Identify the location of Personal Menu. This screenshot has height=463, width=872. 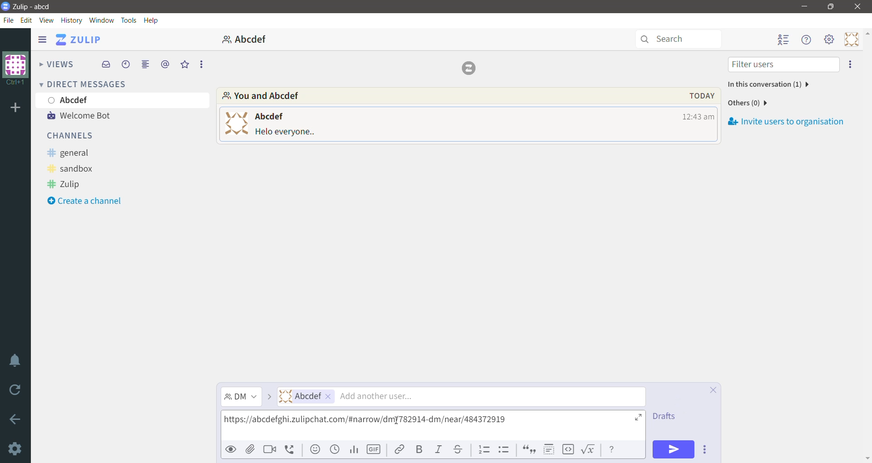
(850, 39).